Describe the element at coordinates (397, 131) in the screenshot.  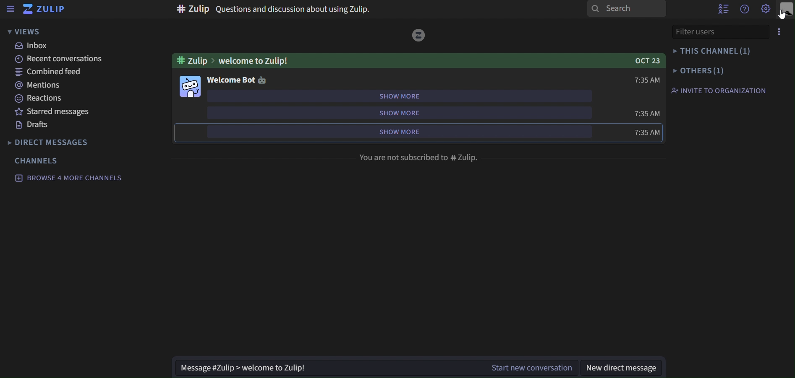
I see `show more` at that location.